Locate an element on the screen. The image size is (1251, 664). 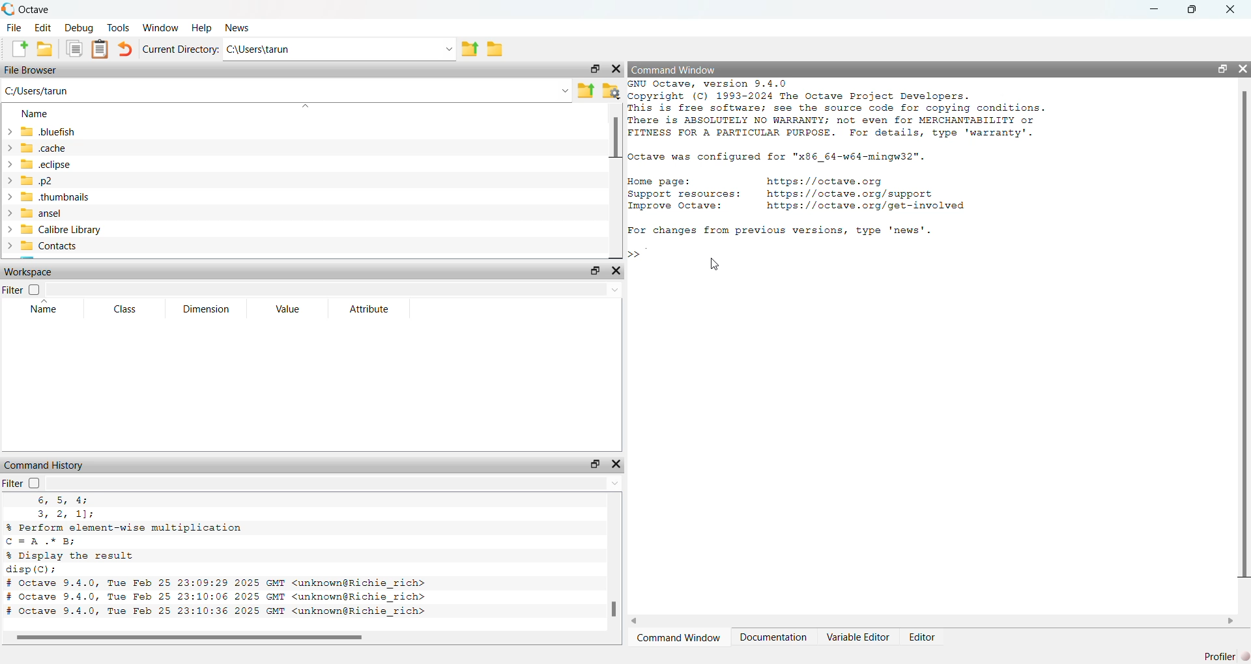
Folder Settings is located at coordinates (612, 90).